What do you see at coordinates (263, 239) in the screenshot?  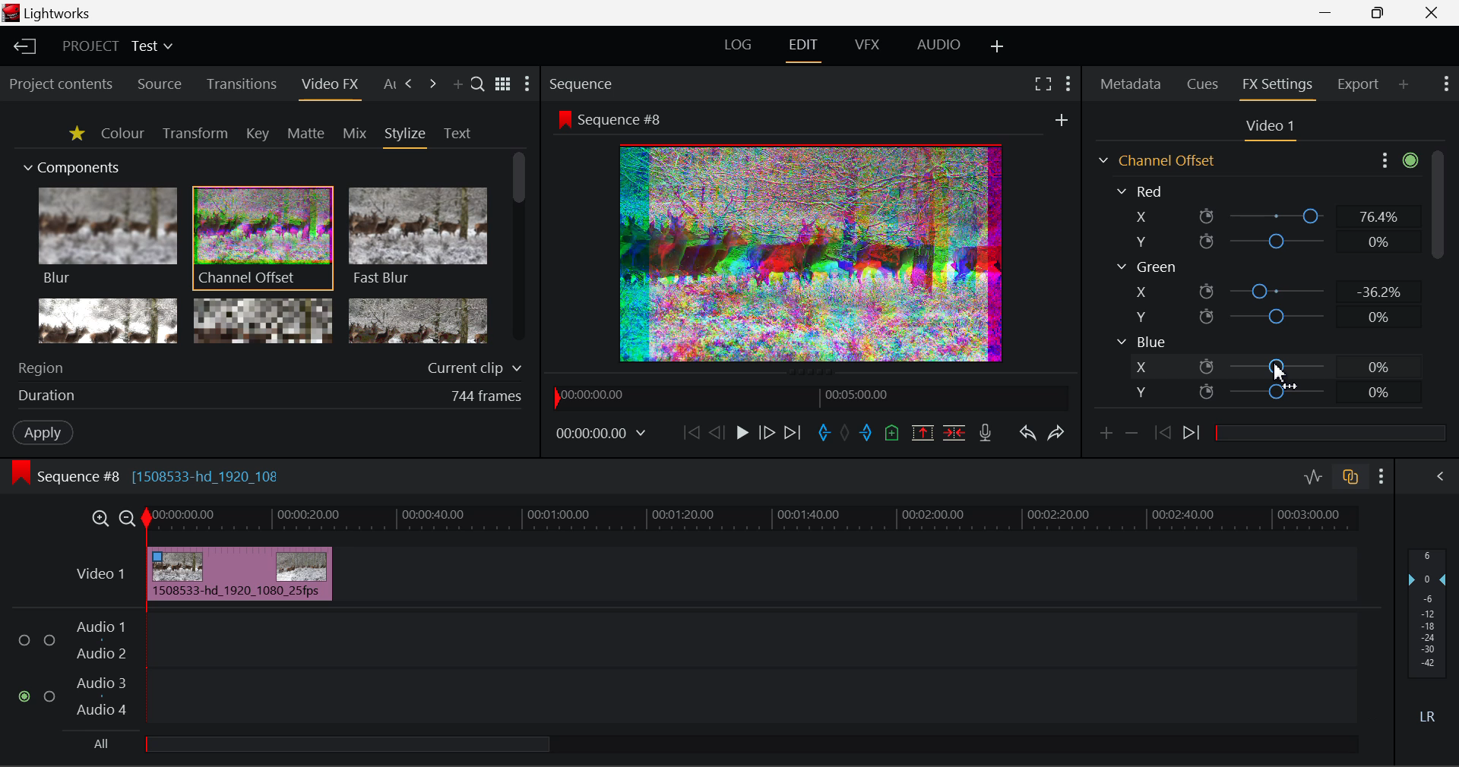 I see `Channel Offset` at bounding box center [263, 239].